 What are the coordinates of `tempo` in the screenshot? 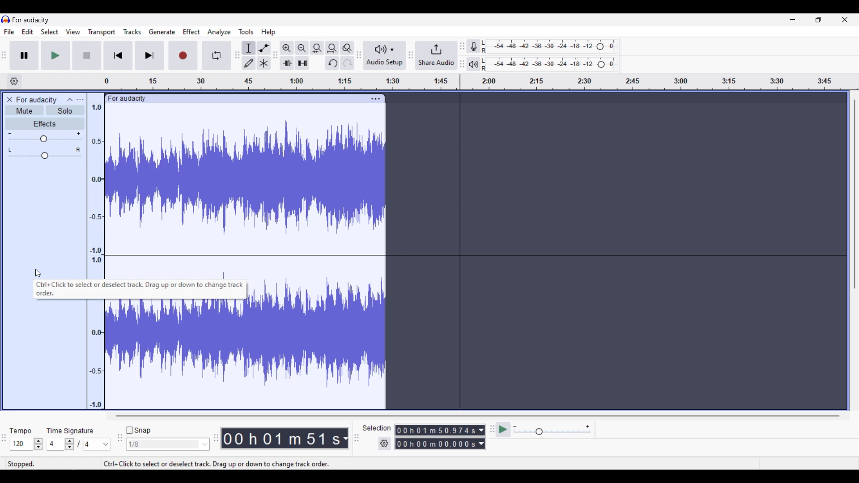 It's located at (21, 431).